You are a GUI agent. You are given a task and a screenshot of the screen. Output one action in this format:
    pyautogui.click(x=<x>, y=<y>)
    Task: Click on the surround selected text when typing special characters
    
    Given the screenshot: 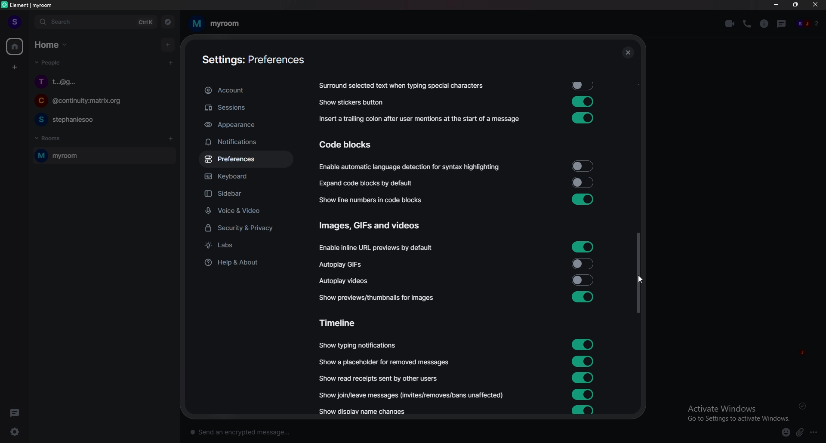 What is the action you would take?
    pyautogui.click(x=400, y=86)
    